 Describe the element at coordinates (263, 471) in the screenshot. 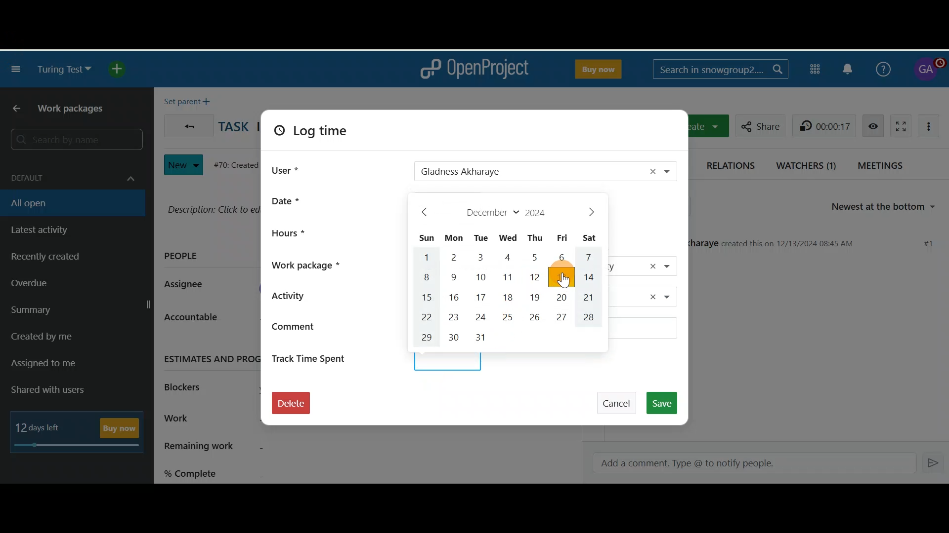

I see `% complete` at that location.